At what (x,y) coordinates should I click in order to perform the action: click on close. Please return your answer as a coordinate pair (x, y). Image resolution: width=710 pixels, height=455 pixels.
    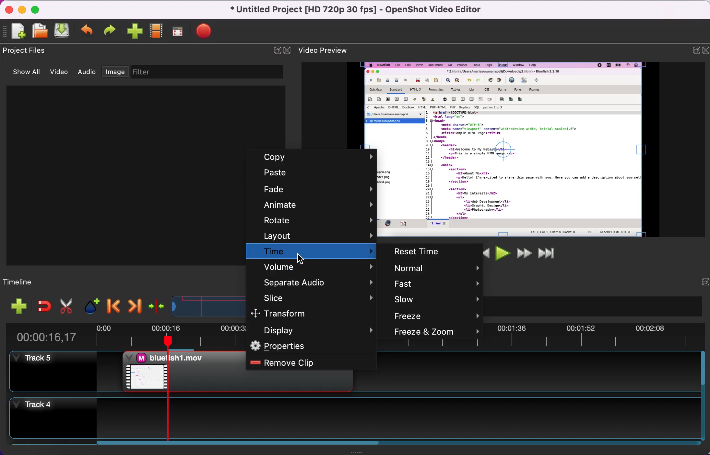
    Looking at the image, I should click on (11, 11).